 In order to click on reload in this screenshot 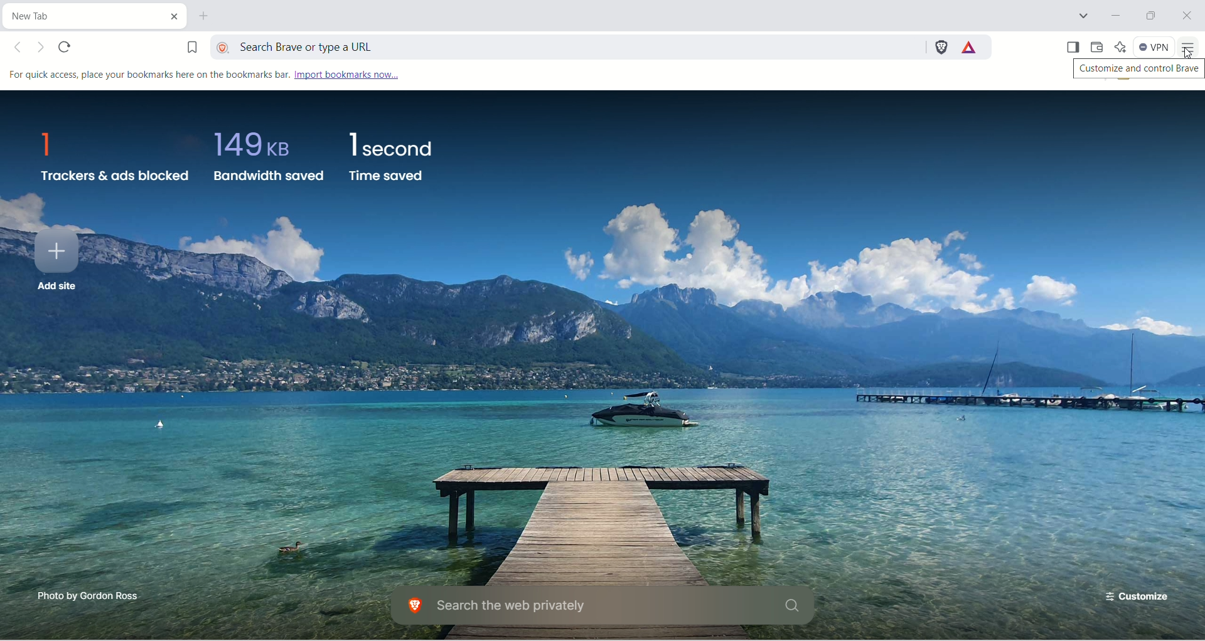, I will do `click(67, 47)`.